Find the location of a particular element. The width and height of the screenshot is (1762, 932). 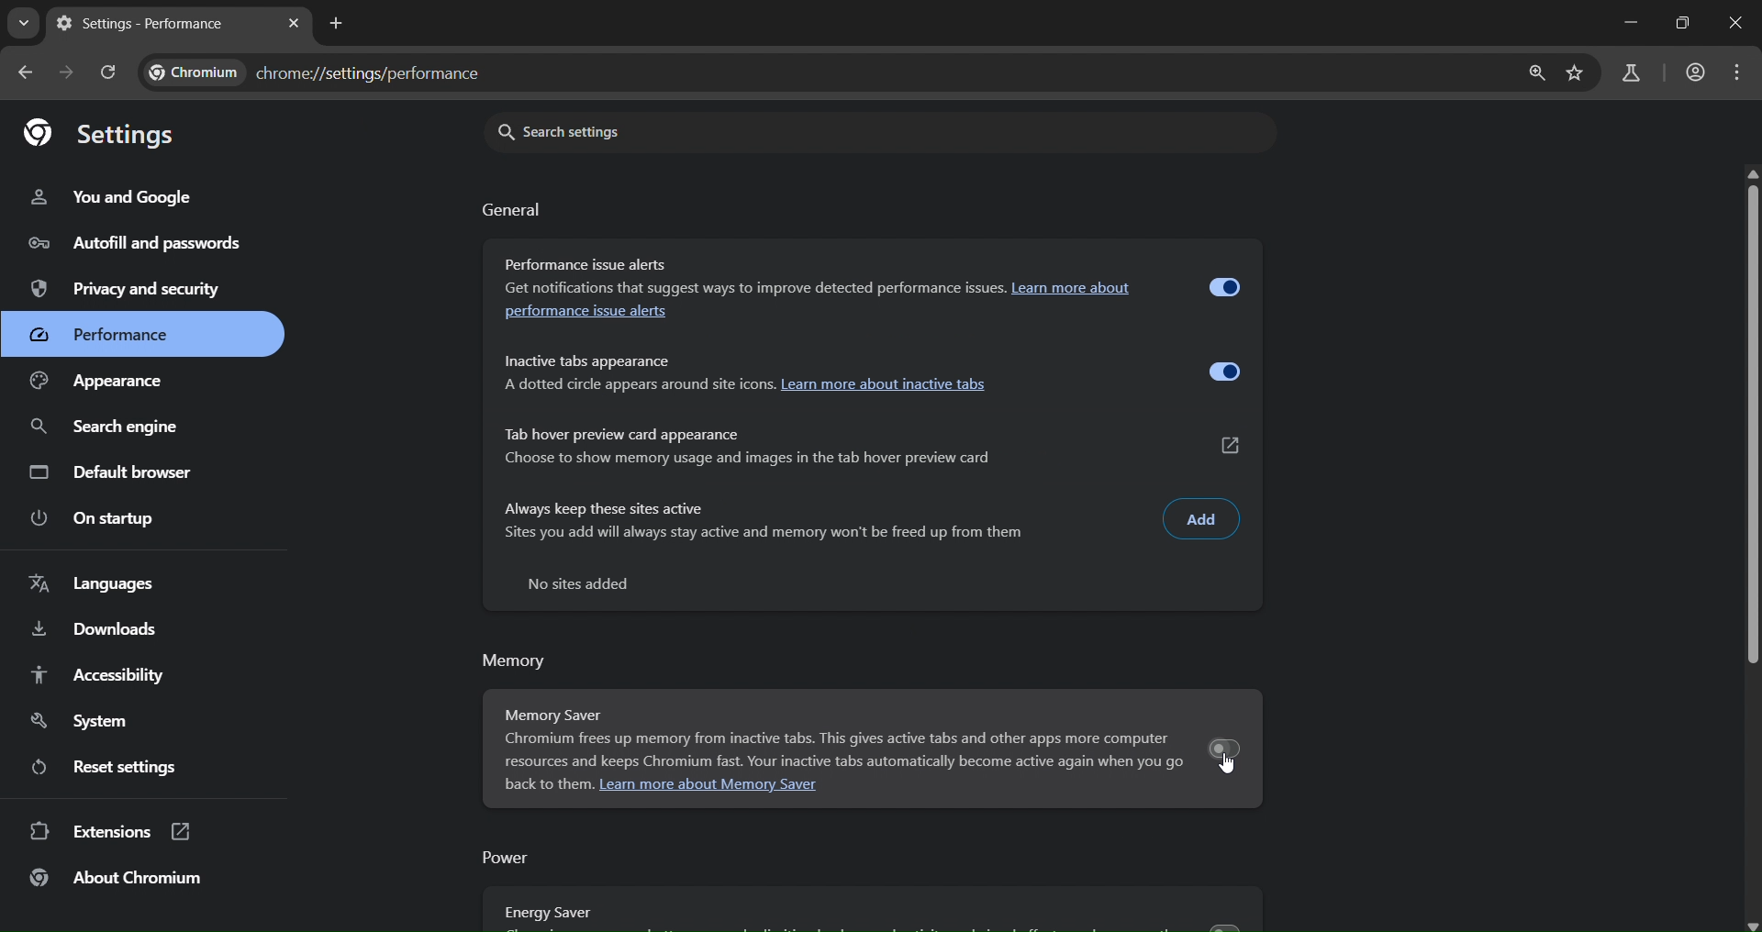

search tabs is located at coordinates (25, 24).